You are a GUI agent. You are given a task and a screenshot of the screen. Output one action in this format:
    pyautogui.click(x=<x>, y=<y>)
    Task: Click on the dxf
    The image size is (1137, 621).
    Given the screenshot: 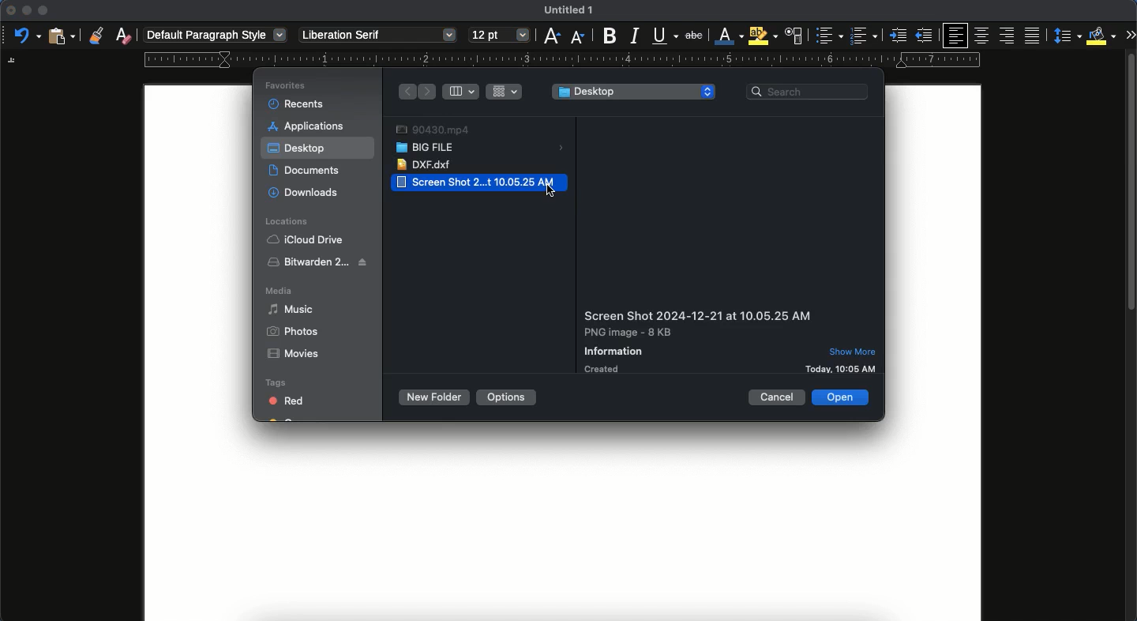 What is the action you would take?
    pyautogui.click(x=423, y=165)
    